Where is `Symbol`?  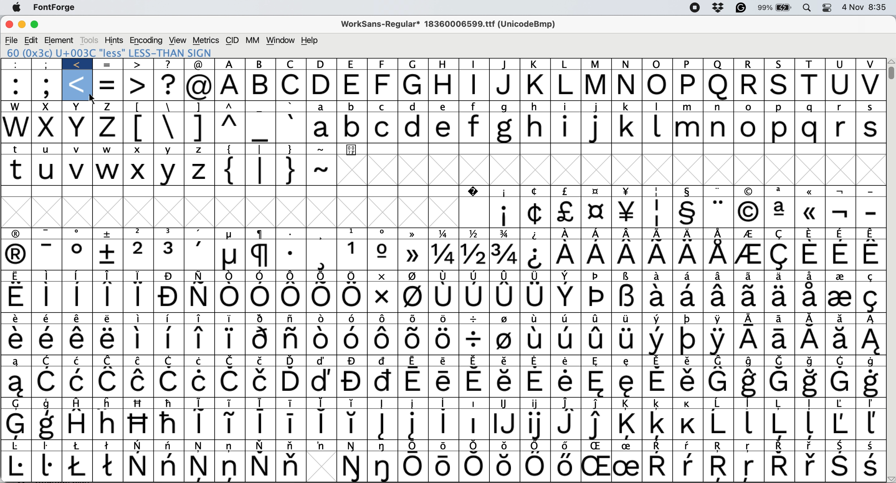 Symbol is located at coordinates (77, 423).